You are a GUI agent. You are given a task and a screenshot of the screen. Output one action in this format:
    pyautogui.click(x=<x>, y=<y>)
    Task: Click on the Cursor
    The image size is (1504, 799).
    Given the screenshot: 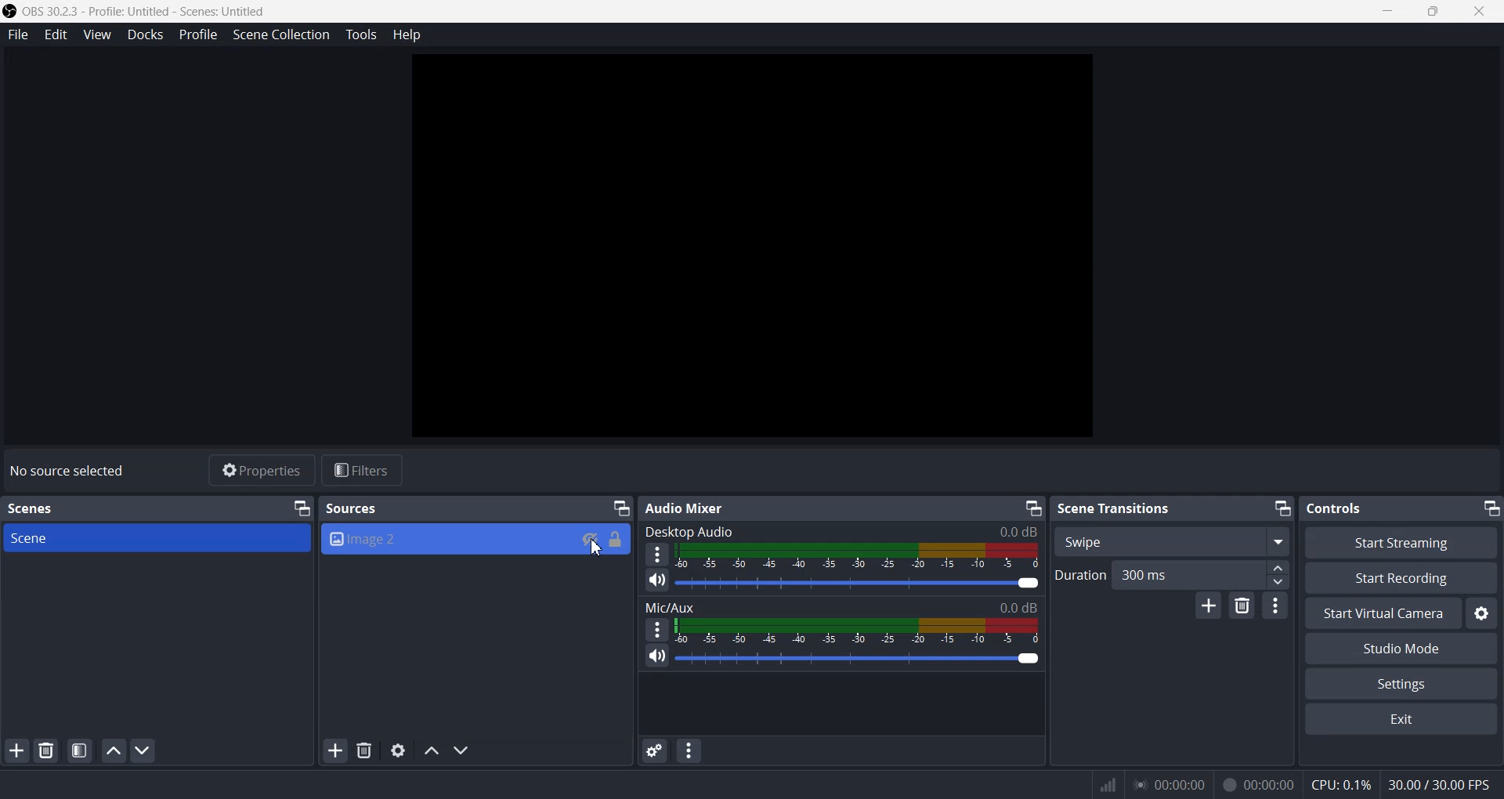 What is the action you would take?
    pyautogui.click(x=597, y=550)
    